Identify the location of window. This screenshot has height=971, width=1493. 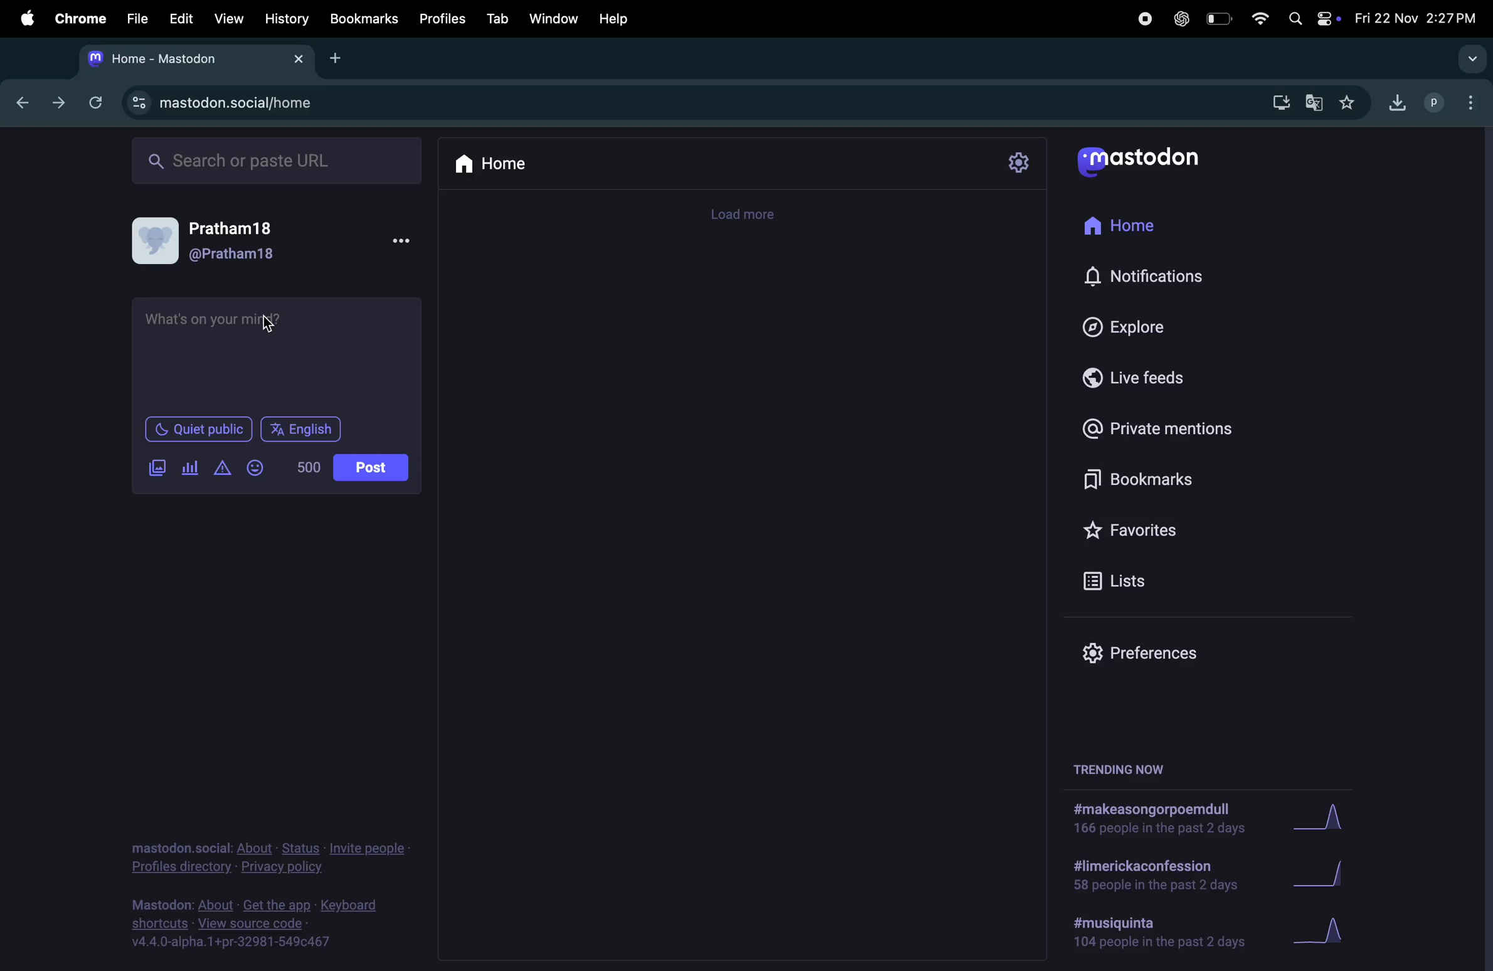
(555, 16).